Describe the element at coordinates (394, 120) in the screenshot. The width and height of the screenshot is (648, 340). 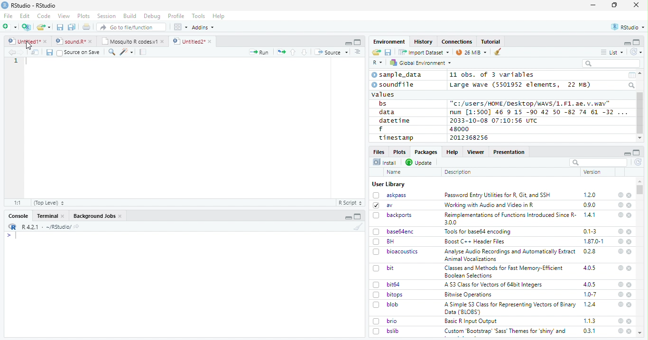
I see `datetime` at that location.